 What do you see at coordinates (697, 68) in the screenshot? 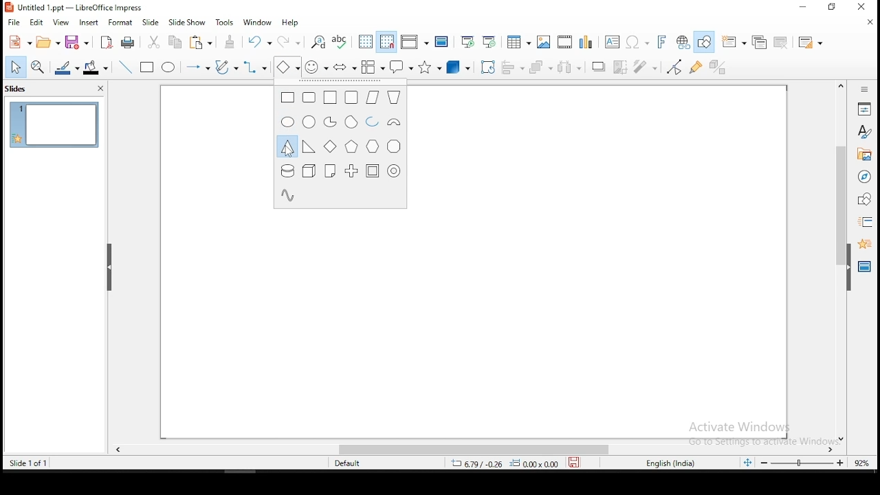
I see `show gluepoint functions` at bounding box center [697, 68].